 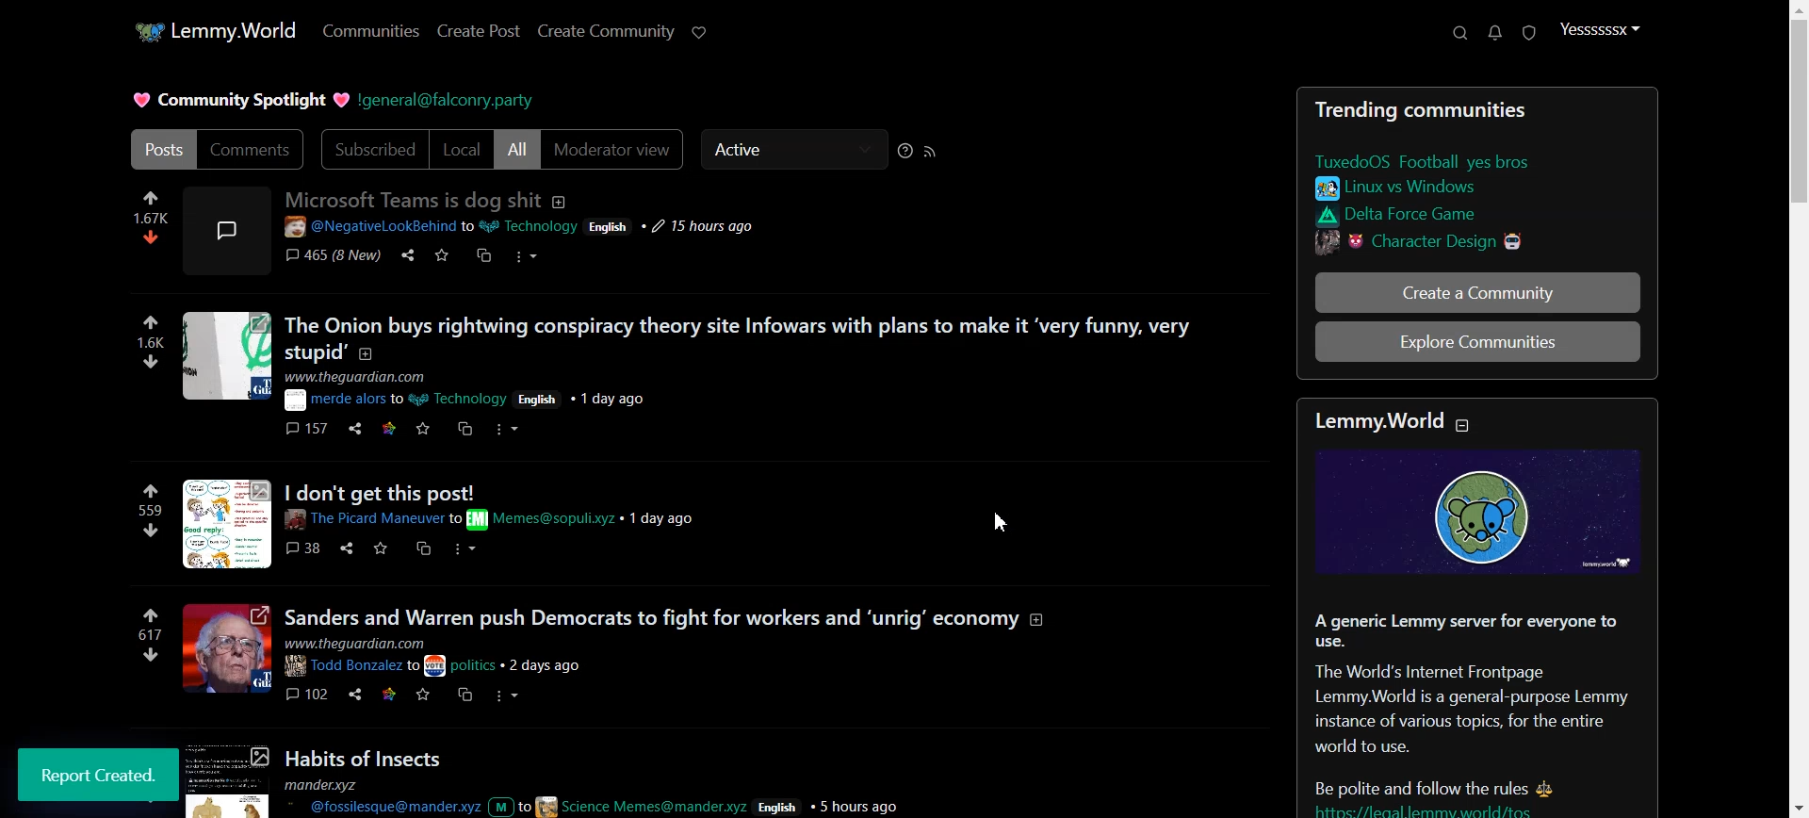 I want to click on link, so click(x=1445, y=161).